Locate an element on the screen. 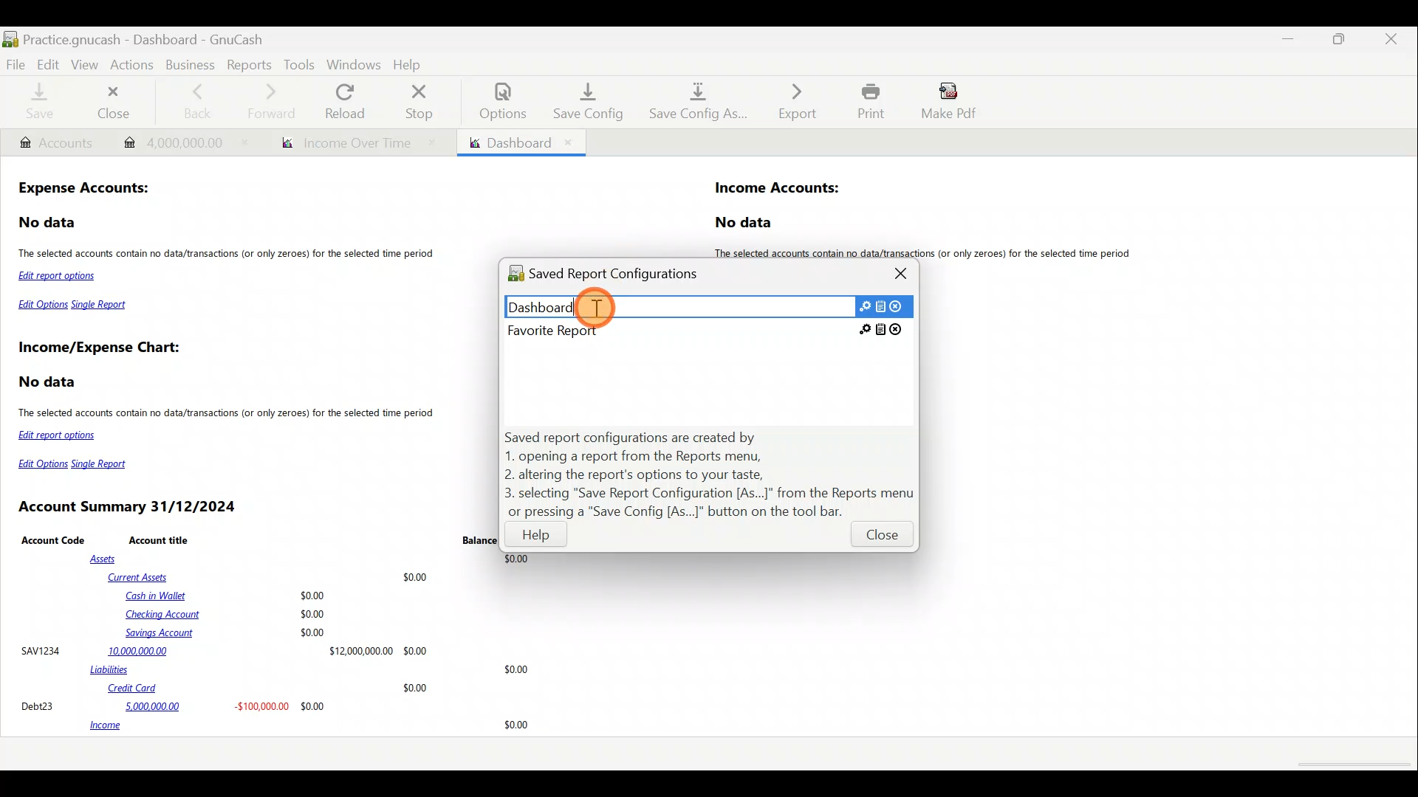  Options is located at coordinates (496, 101).